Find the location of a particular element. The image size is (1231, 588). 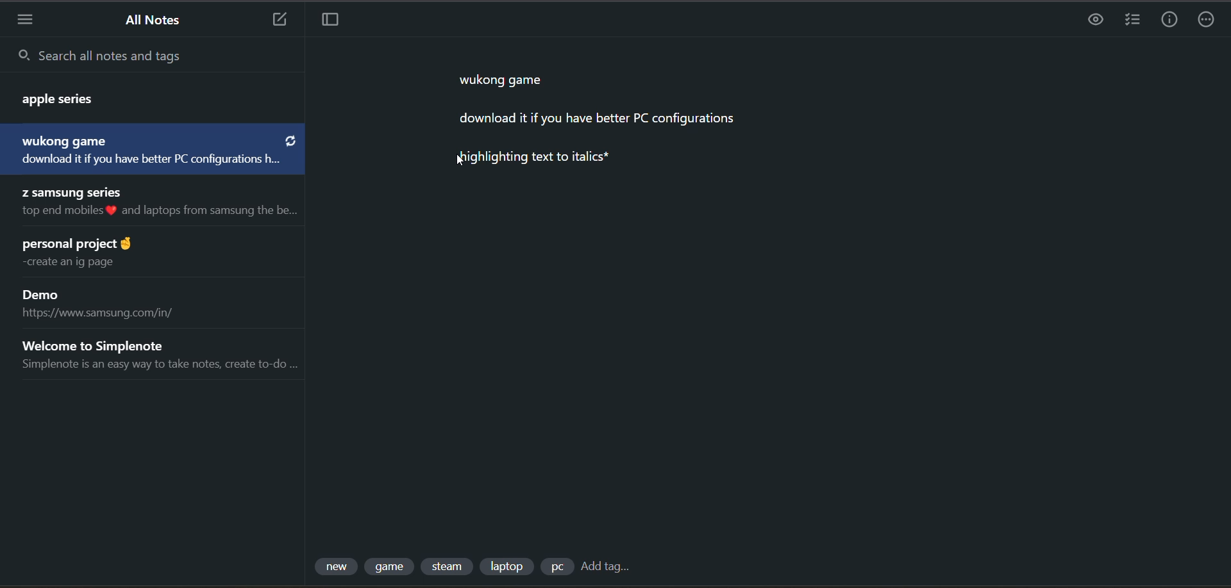

toggle focus mode is located at coordinates (331, 21).